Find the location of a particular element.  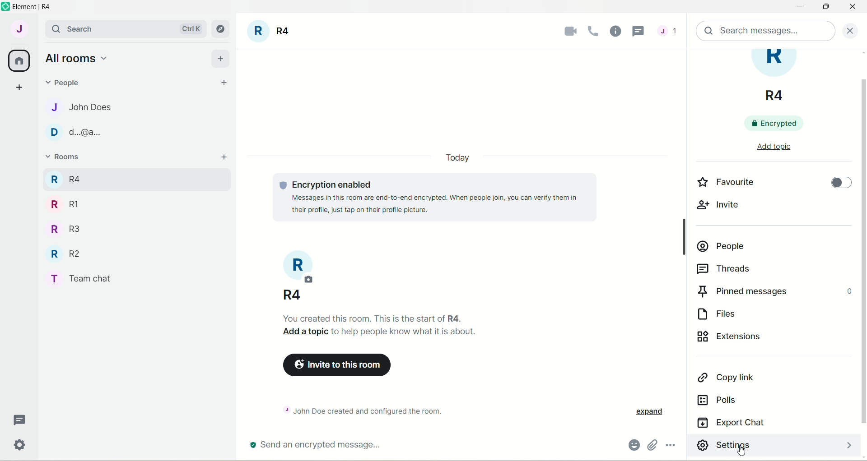

polls is located at coordinates (722, 401).